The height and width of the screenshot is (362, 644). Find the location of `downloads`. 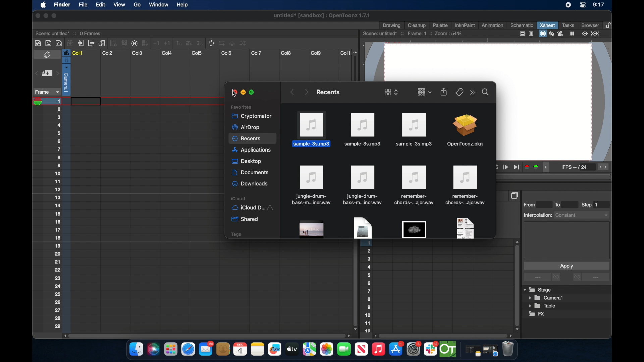

downloads is located at coordinates (251, 184).